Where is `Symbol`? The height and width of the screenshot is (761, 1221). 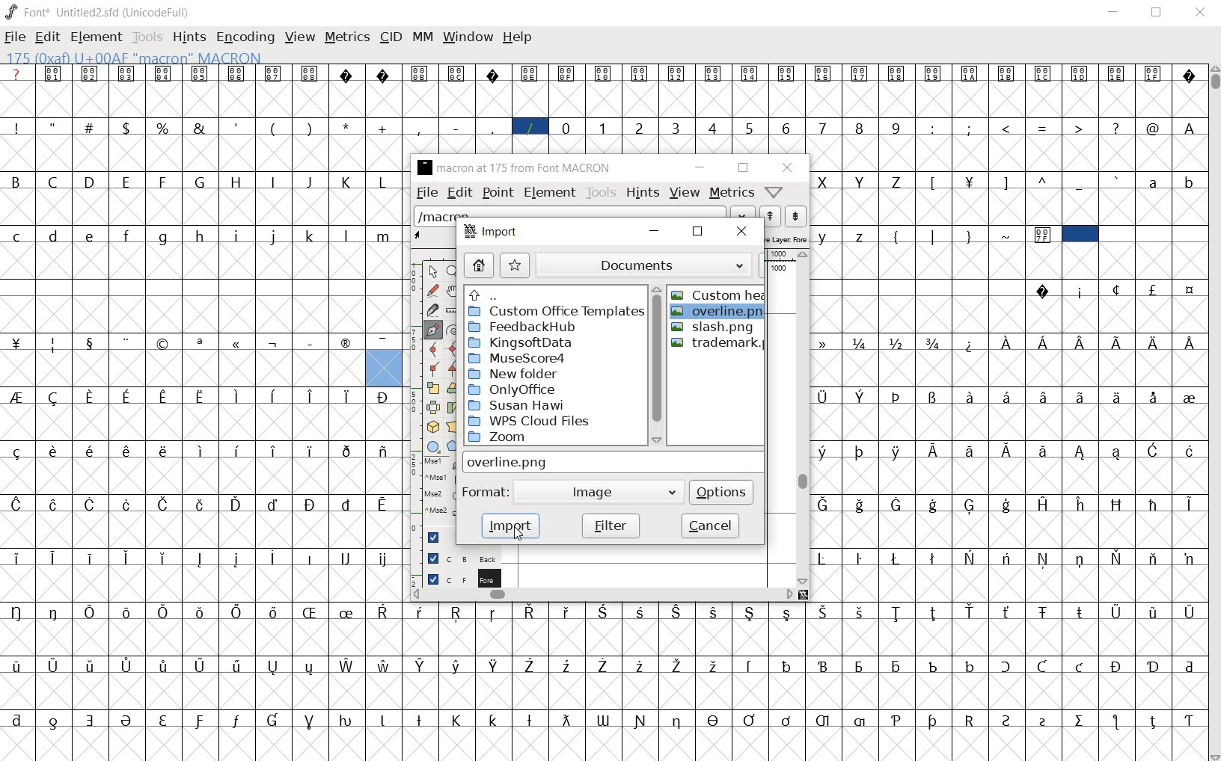 Symbol is located at coordinates (1080, 558).